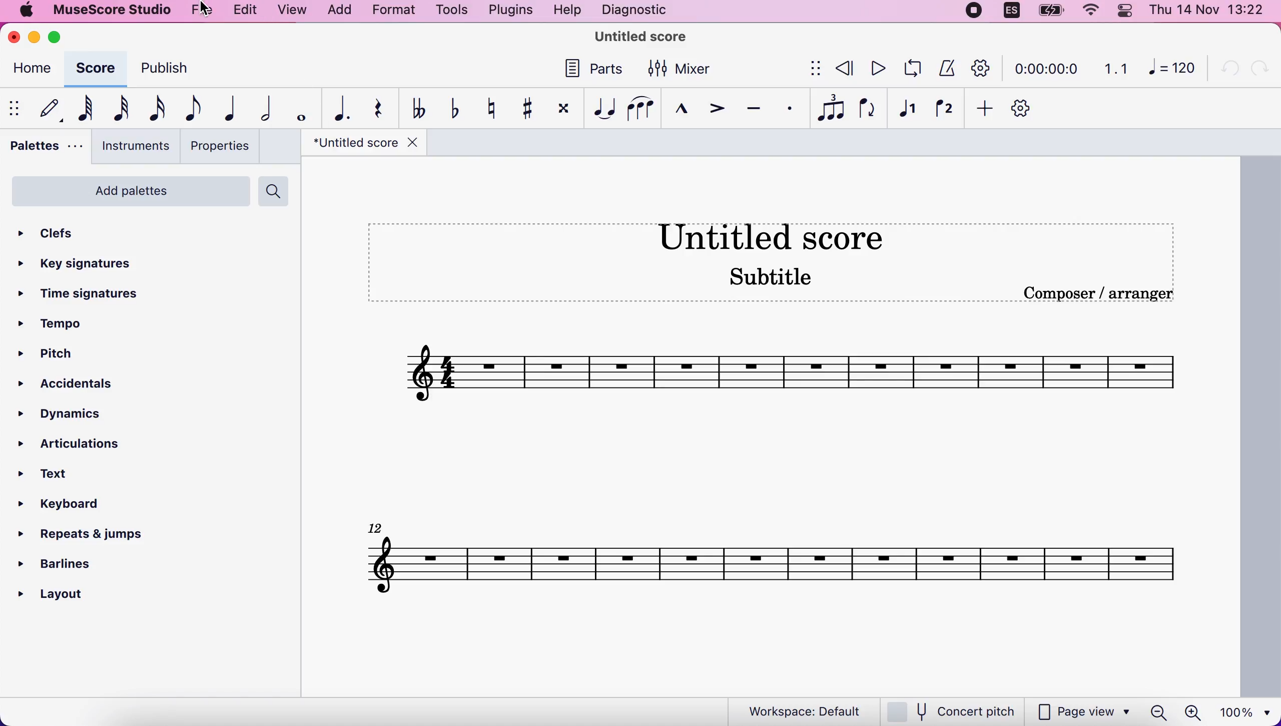 This screenshot has width=1281, height=726. What do you see at coordinates (639, 110) in the screenshot?
I see `slur` at bounding box center [639, 110].